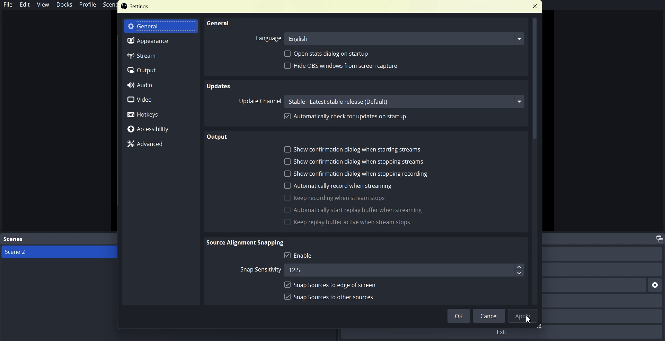  I want to click on Apply, so click(523, 315).